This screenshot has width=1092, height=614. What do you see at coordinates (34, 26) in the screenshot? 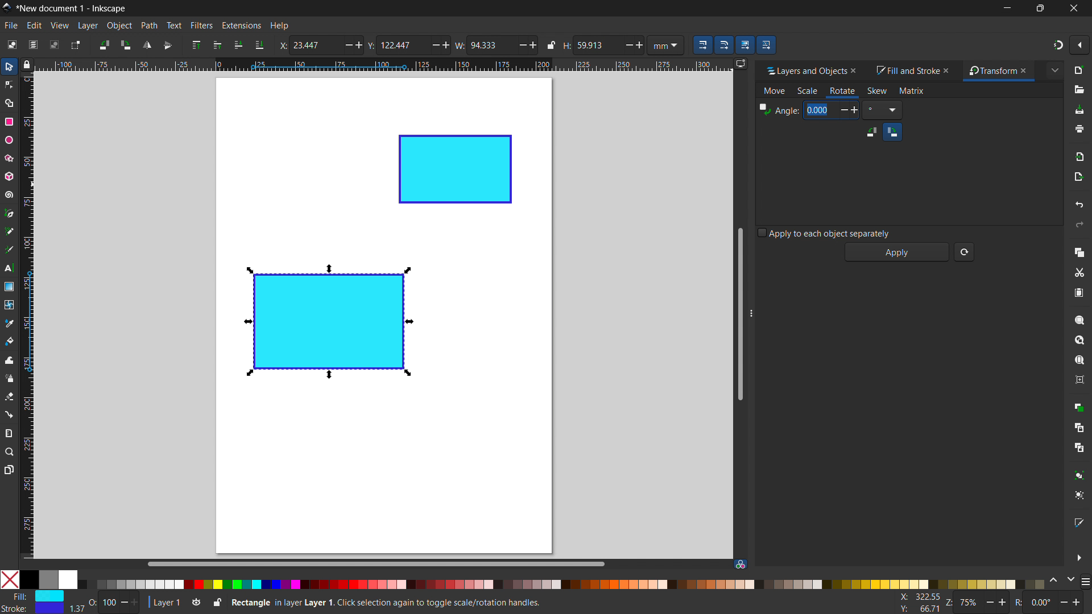
I see `edit` at bounding box center [34, 26].